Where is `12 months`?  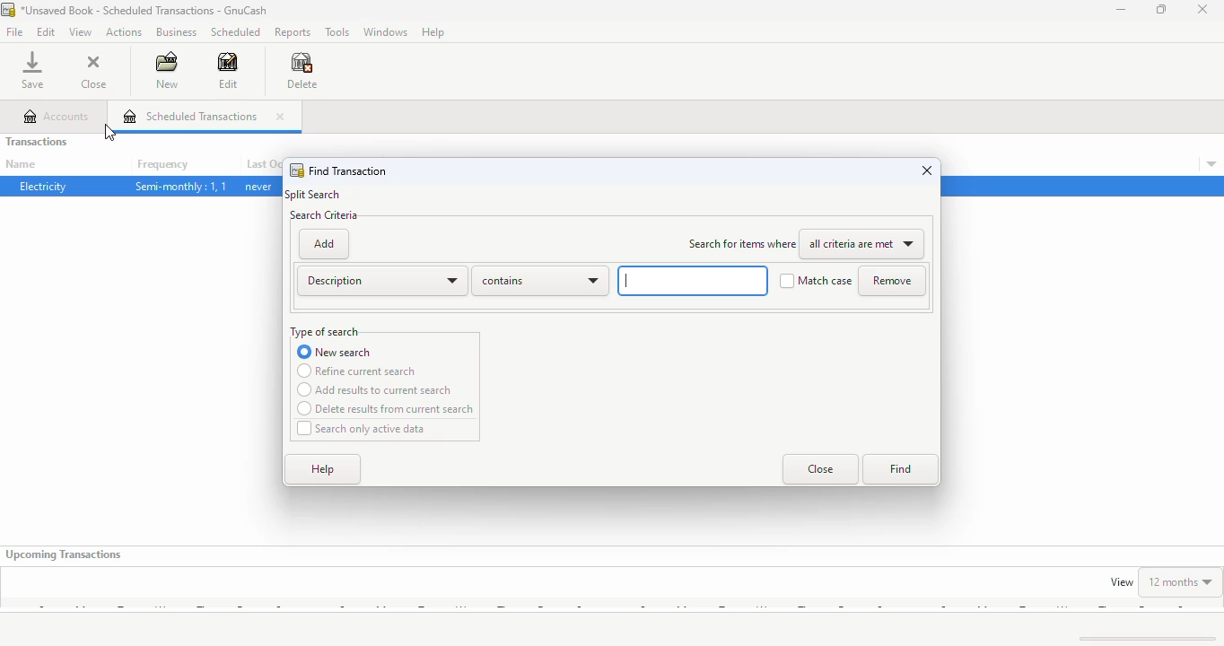
12 months is located at coordinates (1181, 581).